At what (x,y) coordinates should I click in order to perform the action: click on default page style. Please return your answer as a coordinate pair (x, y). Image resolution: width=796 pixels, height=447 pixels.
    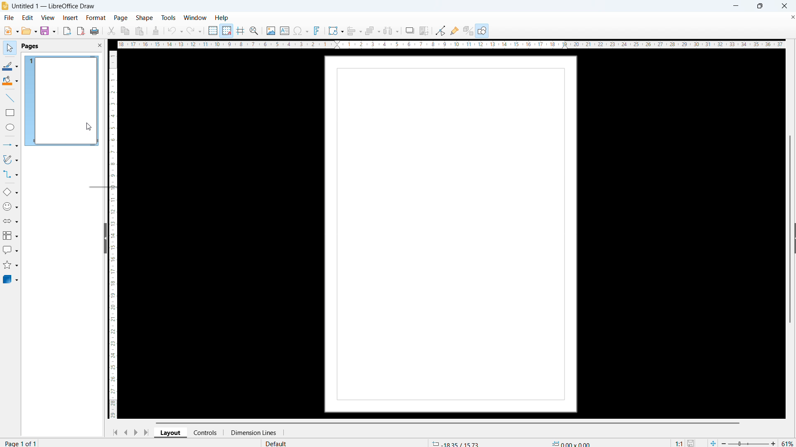
    Looking at the image, I should click on (276, 443).